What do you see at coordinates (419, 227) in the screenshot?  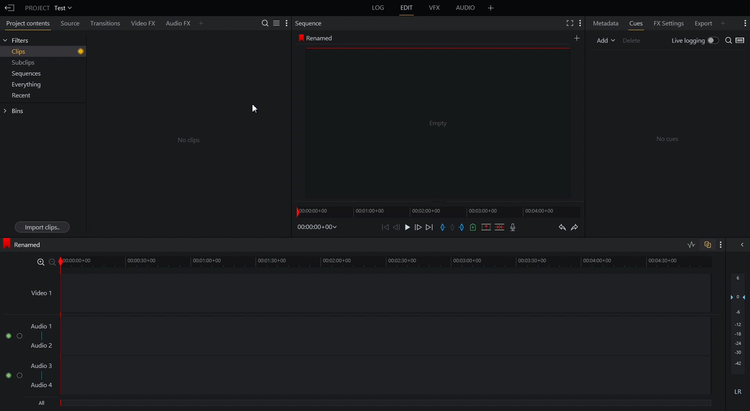 I see `Move Forward` at bounding box center [419, 227].